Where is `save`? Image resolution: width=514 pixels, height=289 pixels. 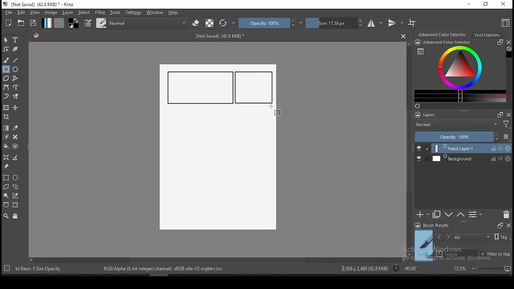 save is located at coordinates (33, 23).